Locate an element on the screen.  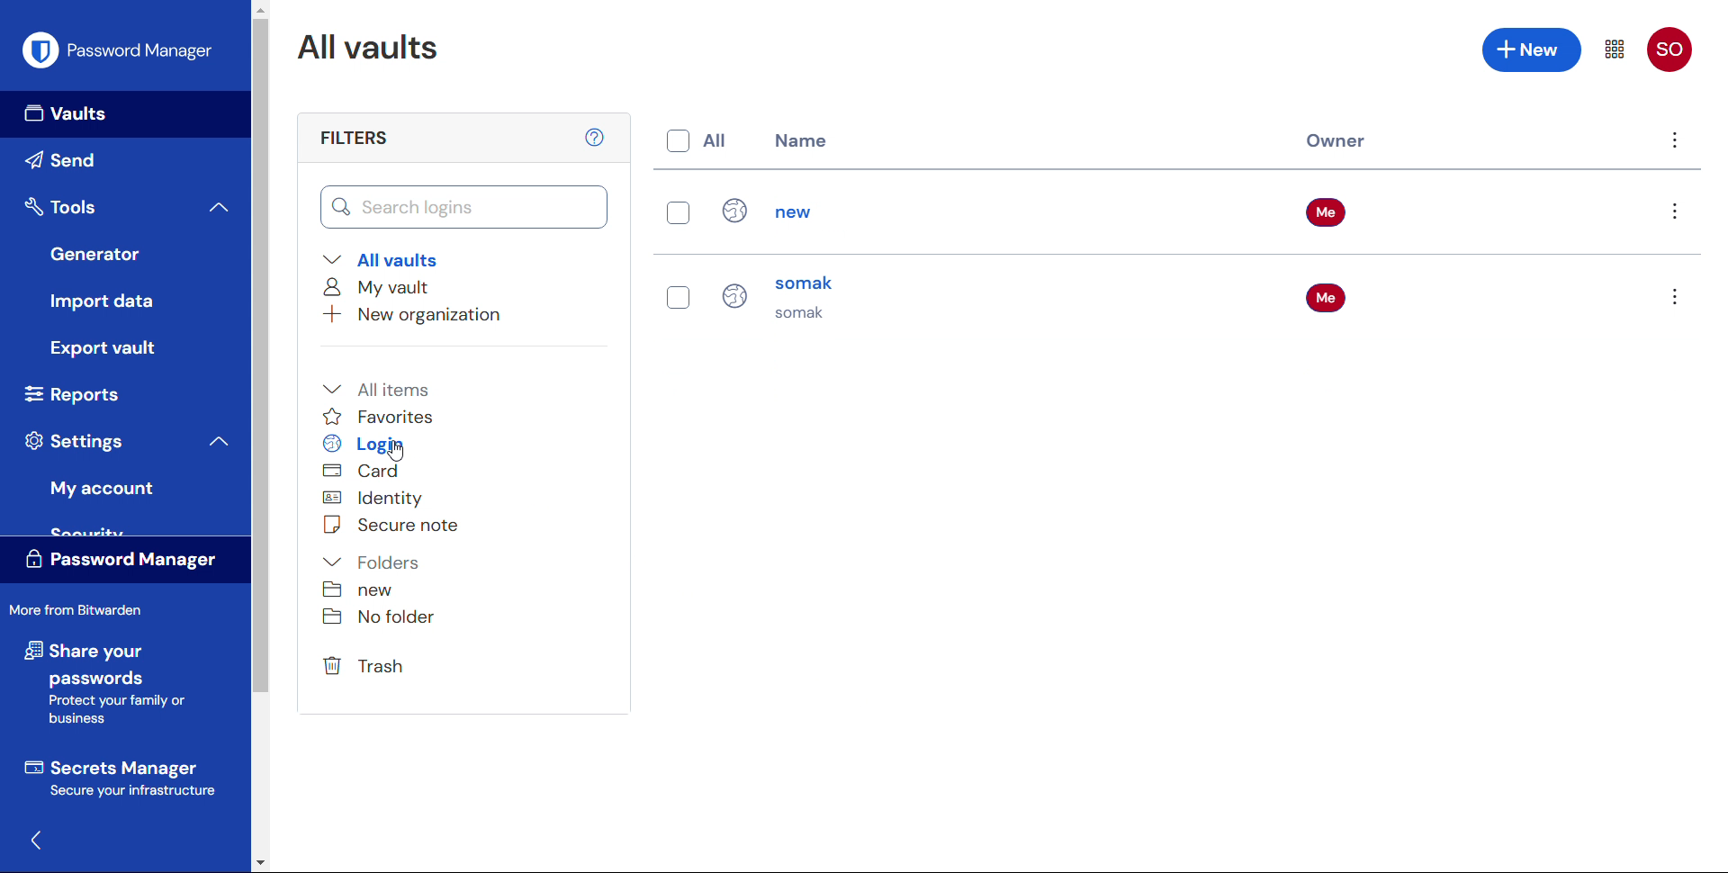
Reports  is located at coordinates (75, 393).